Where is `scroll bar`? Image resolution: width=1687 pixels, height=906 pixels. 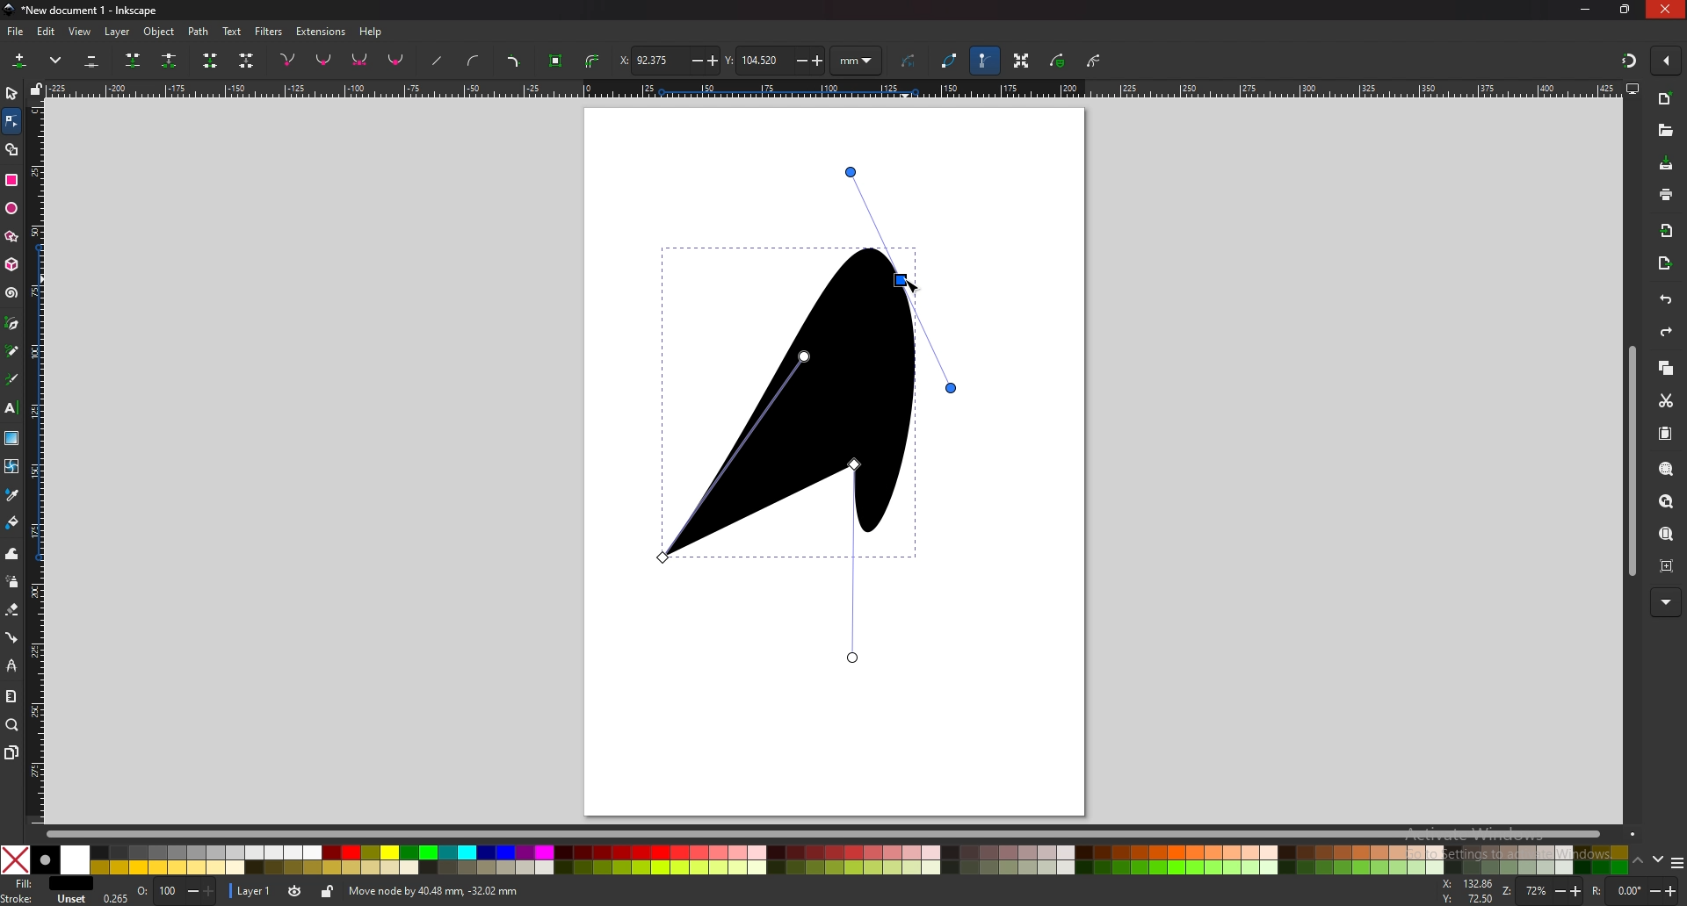 scroll bar is located at coordinates (843, 834).